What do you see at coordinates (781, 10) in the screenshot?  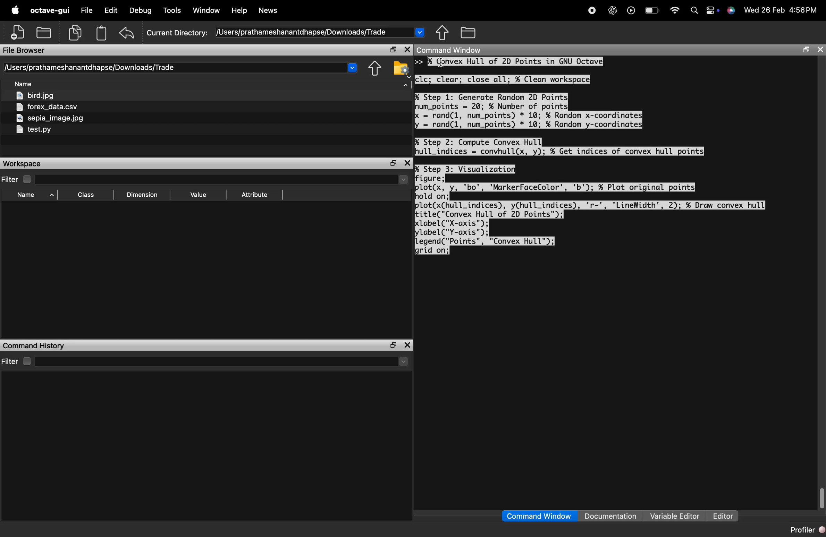 I see `Wed 26 Feb 4:56PM` at bounding box center [781, 10].